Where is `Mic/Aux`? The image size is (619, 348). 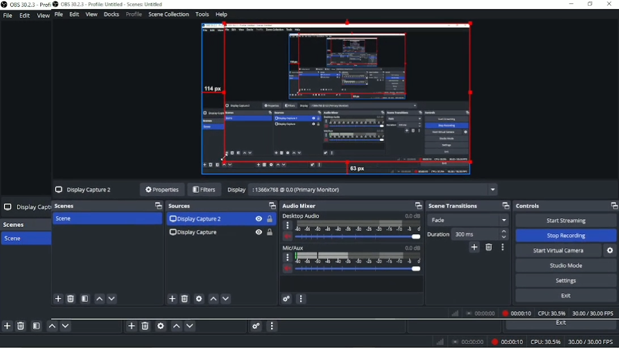
Mic/Aux is located at coordinates (294, 248).